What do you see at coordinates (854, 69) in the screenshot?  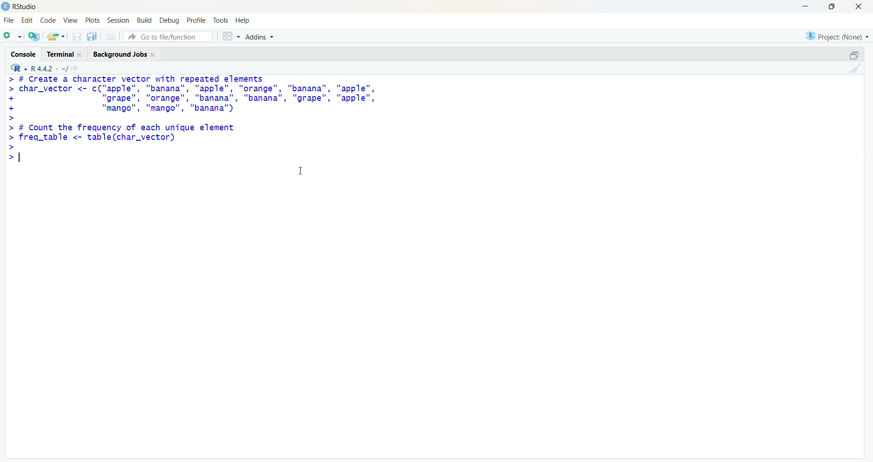 I see `Clear console` at bounding box center [854, 69].